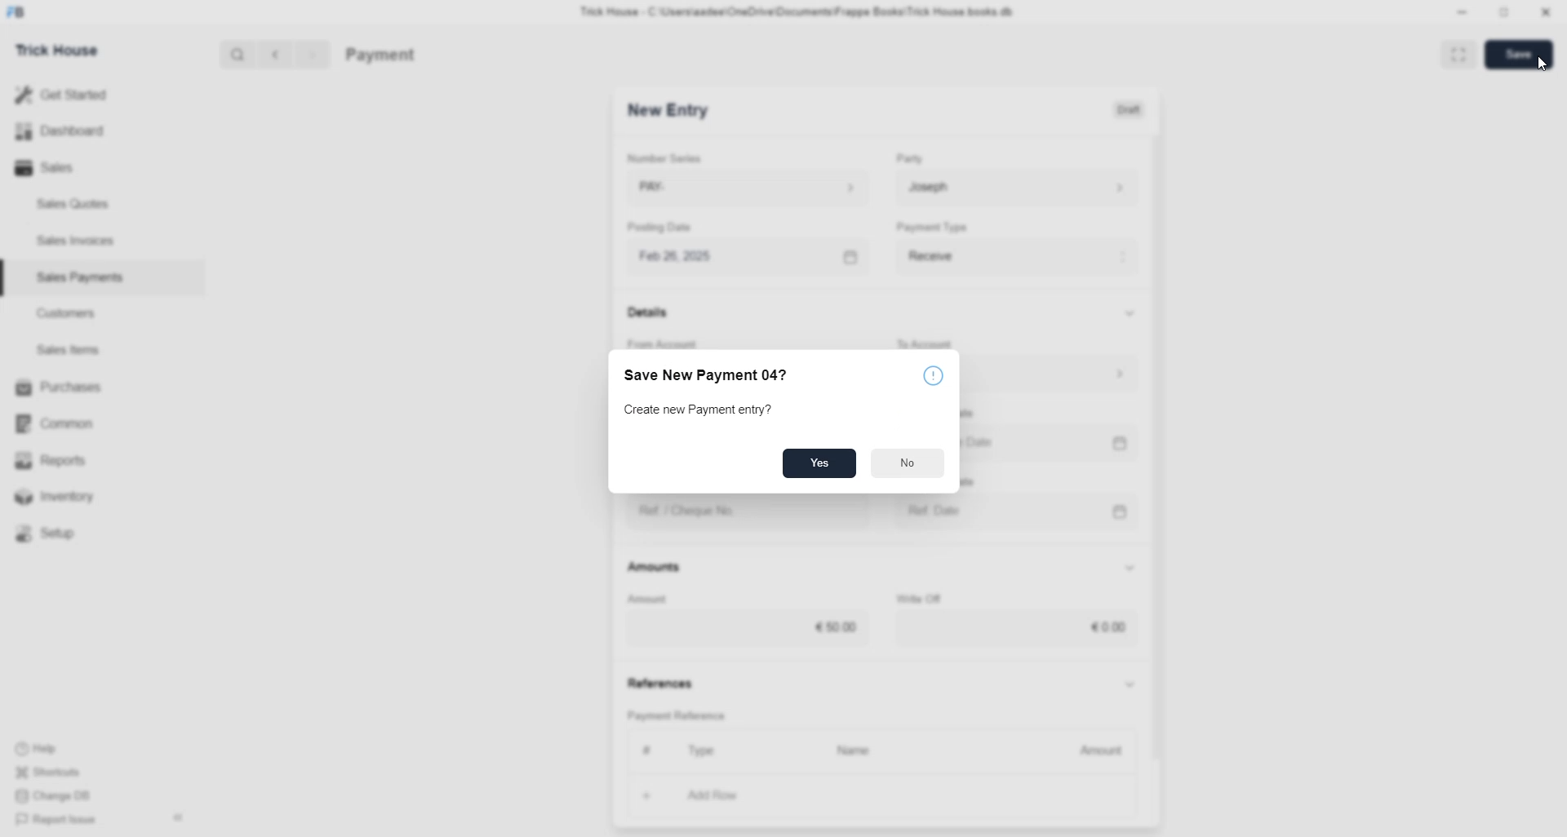 The width and height of the screenshot is (1567, 837). I want to click on Setup, so click(53, 536).